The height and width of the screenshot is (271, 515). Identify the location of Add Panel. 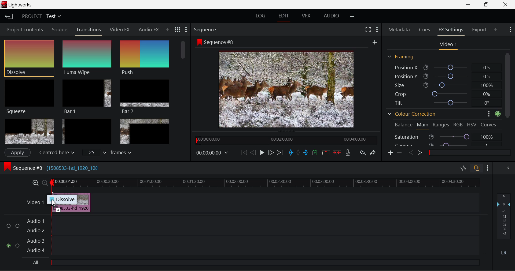
(495, 29).